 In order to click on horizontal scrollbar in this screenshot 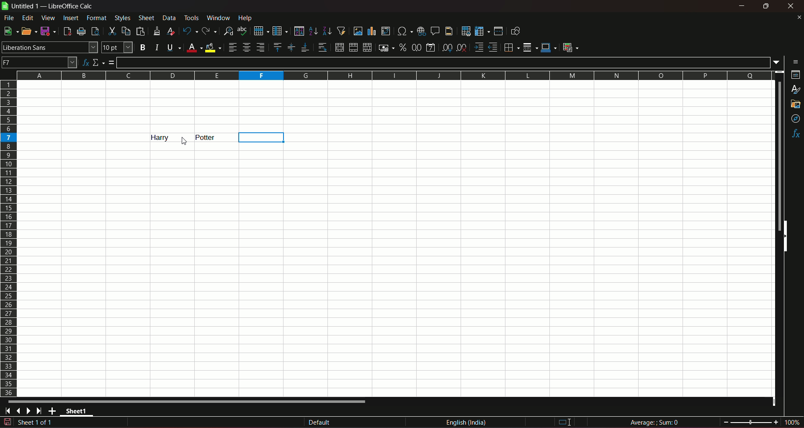, I will do `click(188, 401)`.